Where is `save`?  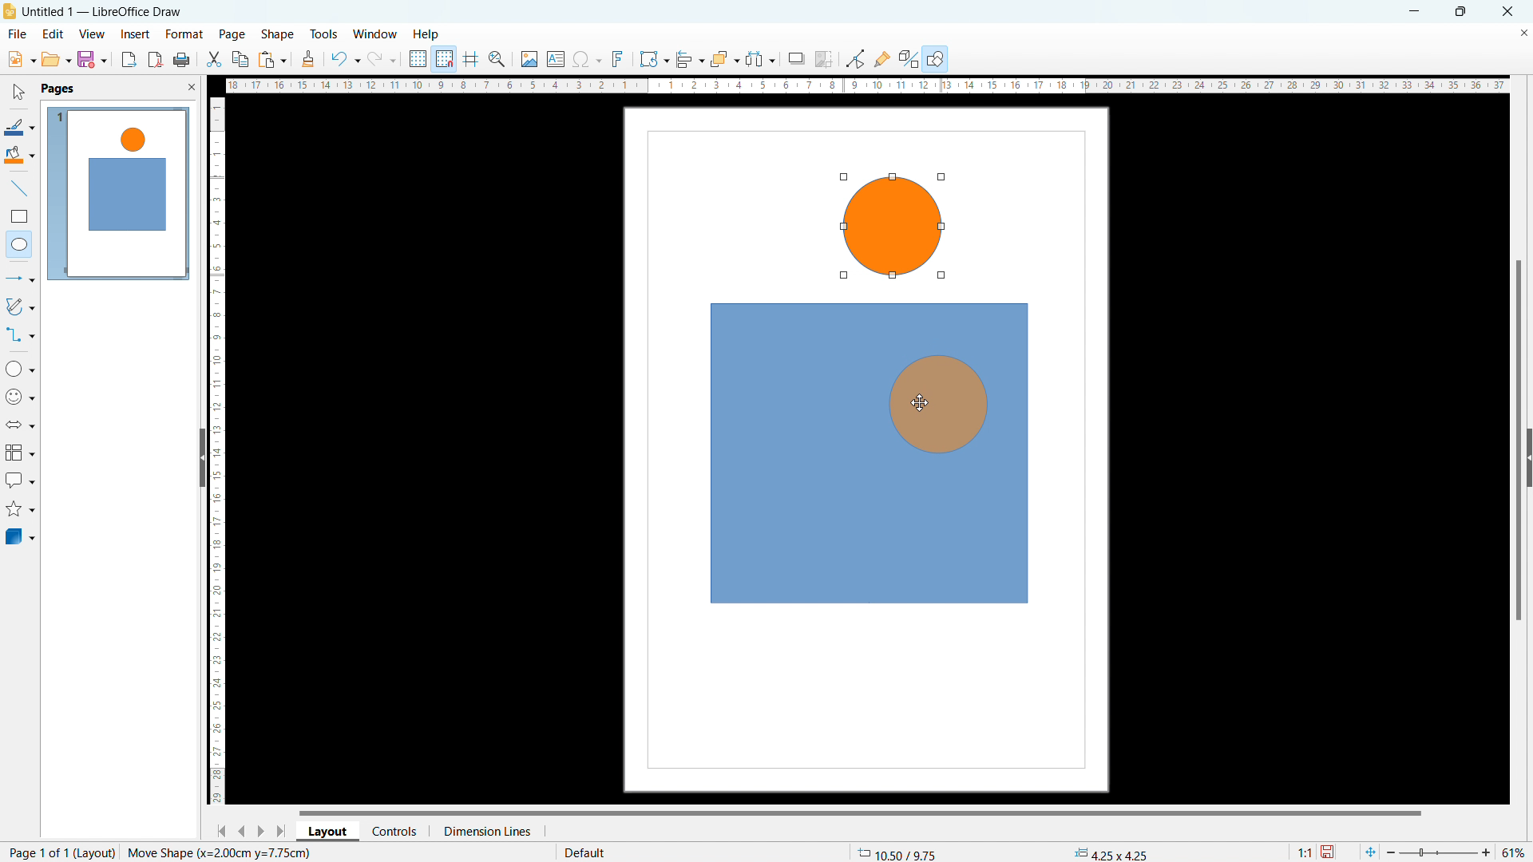
save is located at coordinates (92, 59).